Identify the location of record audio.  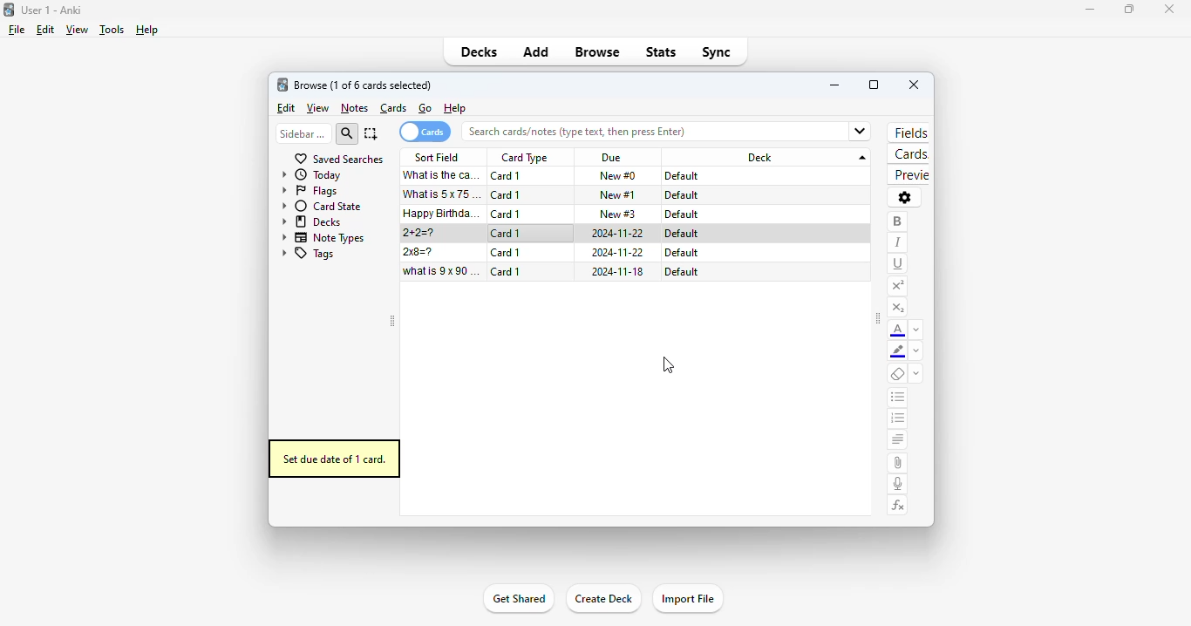
(898, 484).